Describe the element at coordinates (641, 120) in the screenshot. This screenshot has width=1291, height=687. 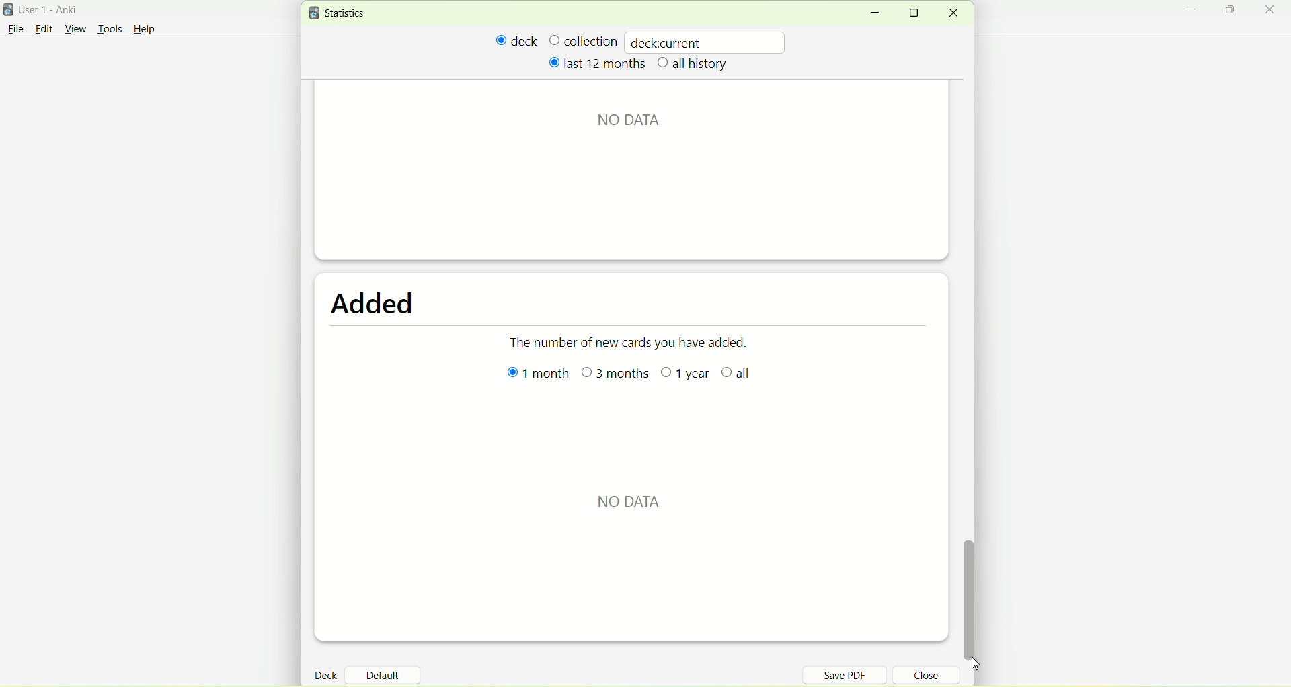
I see `text` at that location.